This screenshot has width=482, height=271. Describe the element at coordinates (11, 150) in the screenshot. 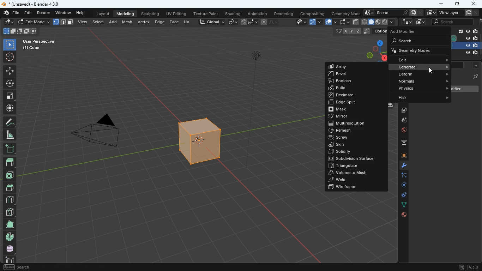

I see `add` at that location.